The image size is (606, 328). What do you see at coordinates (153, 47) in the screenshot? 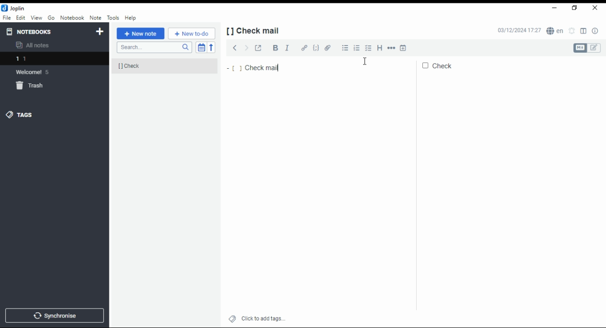
I see `search` at bounding box center [153, 47].